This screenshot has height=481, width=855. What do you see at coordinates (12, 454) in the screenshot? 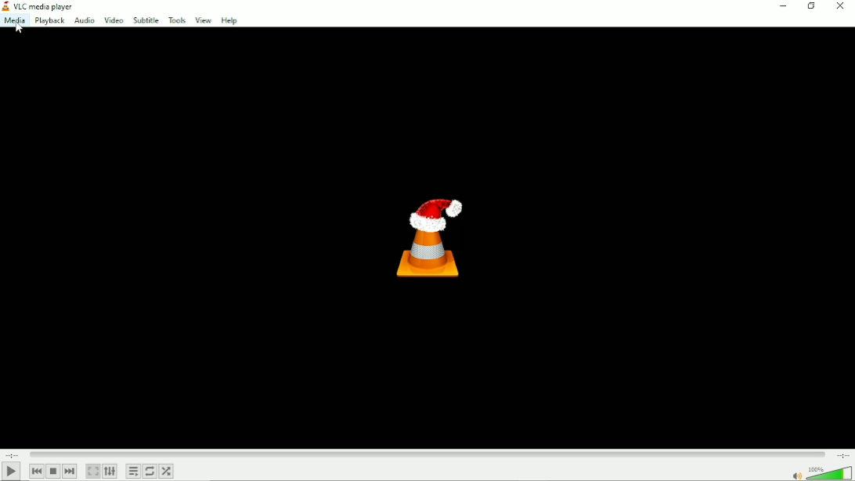
I see `Elapsed time` at bounding box center [12, 454].